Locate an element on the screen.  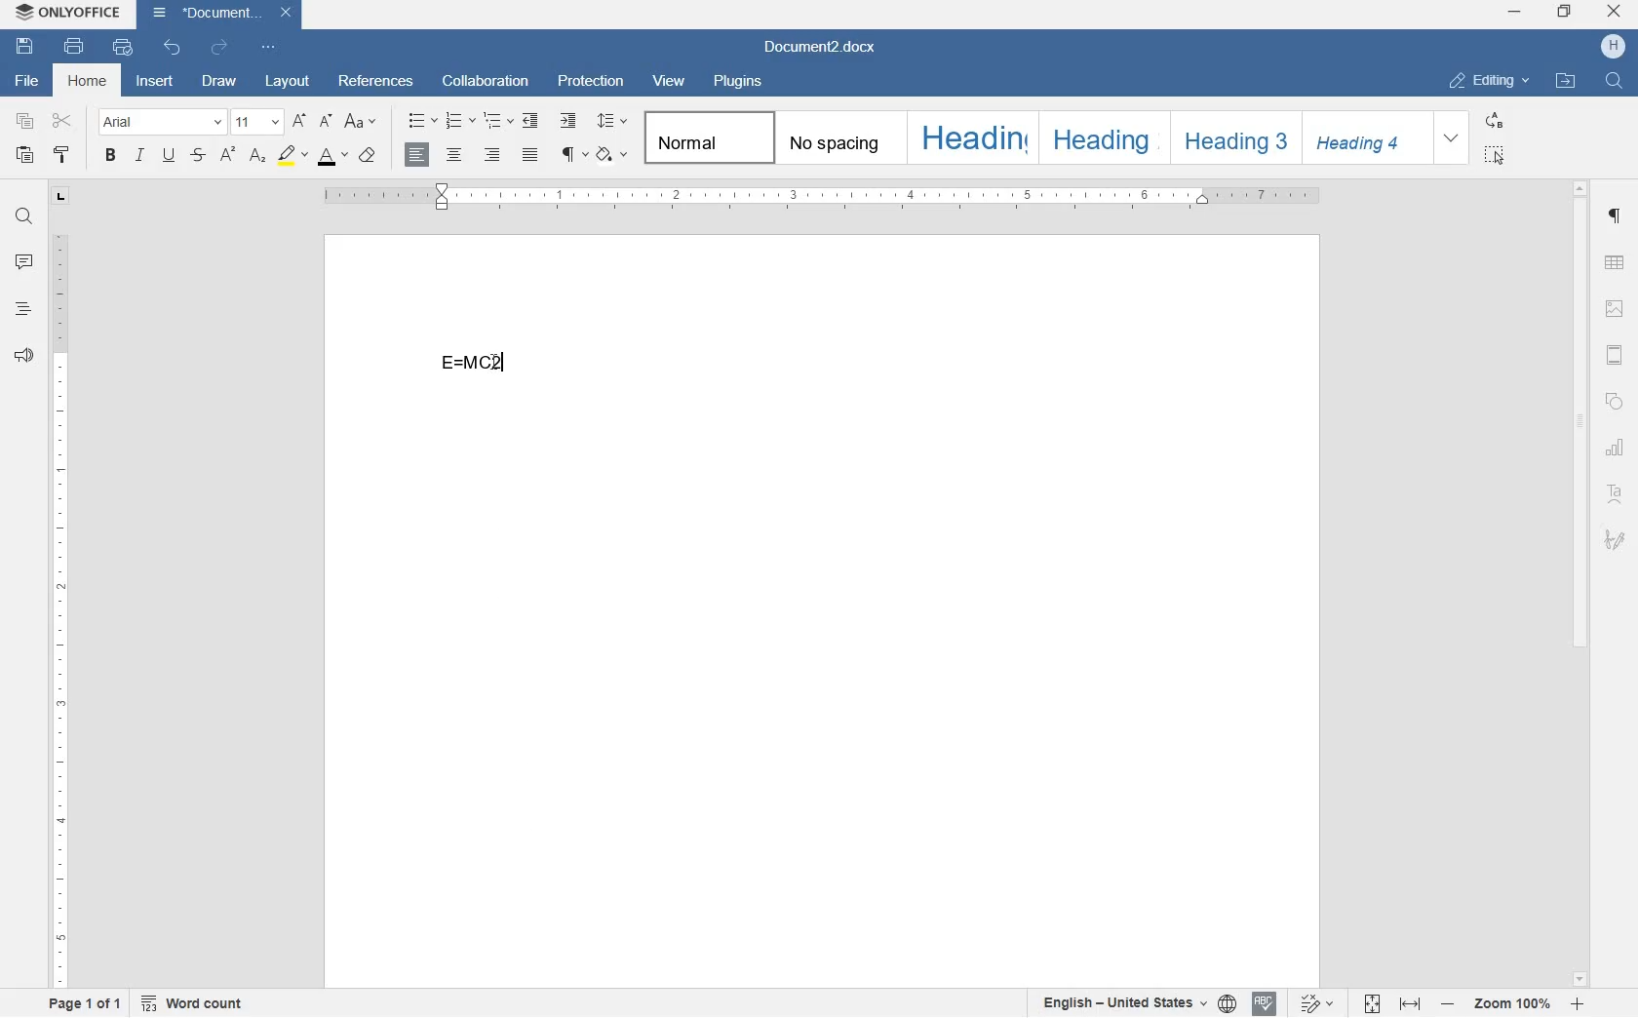
save is located at coordinates (24, 47).